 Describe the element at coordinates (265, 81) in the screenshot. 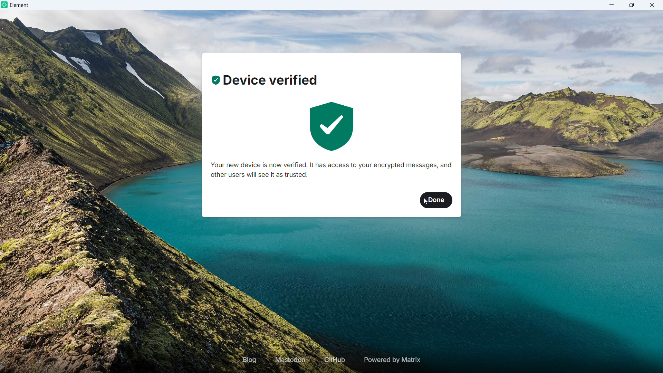

I see `Device verified ` at that location.